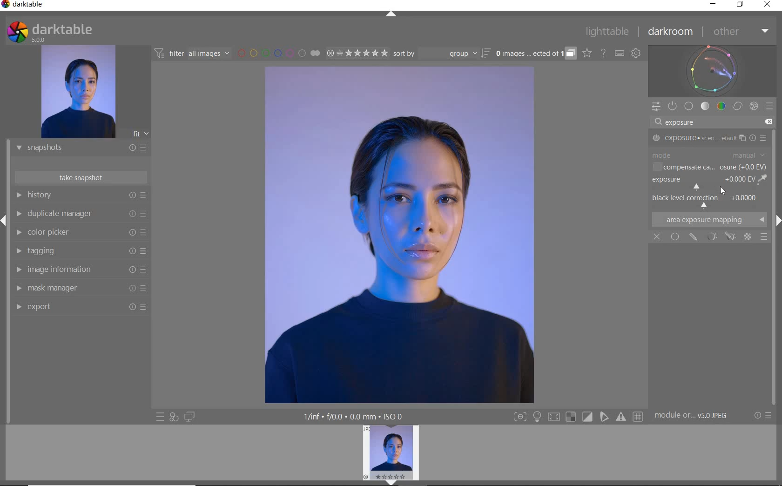  Describe the element at coordinates (711, 138) in the screenshot. I see `EXPOSURE` at that location.